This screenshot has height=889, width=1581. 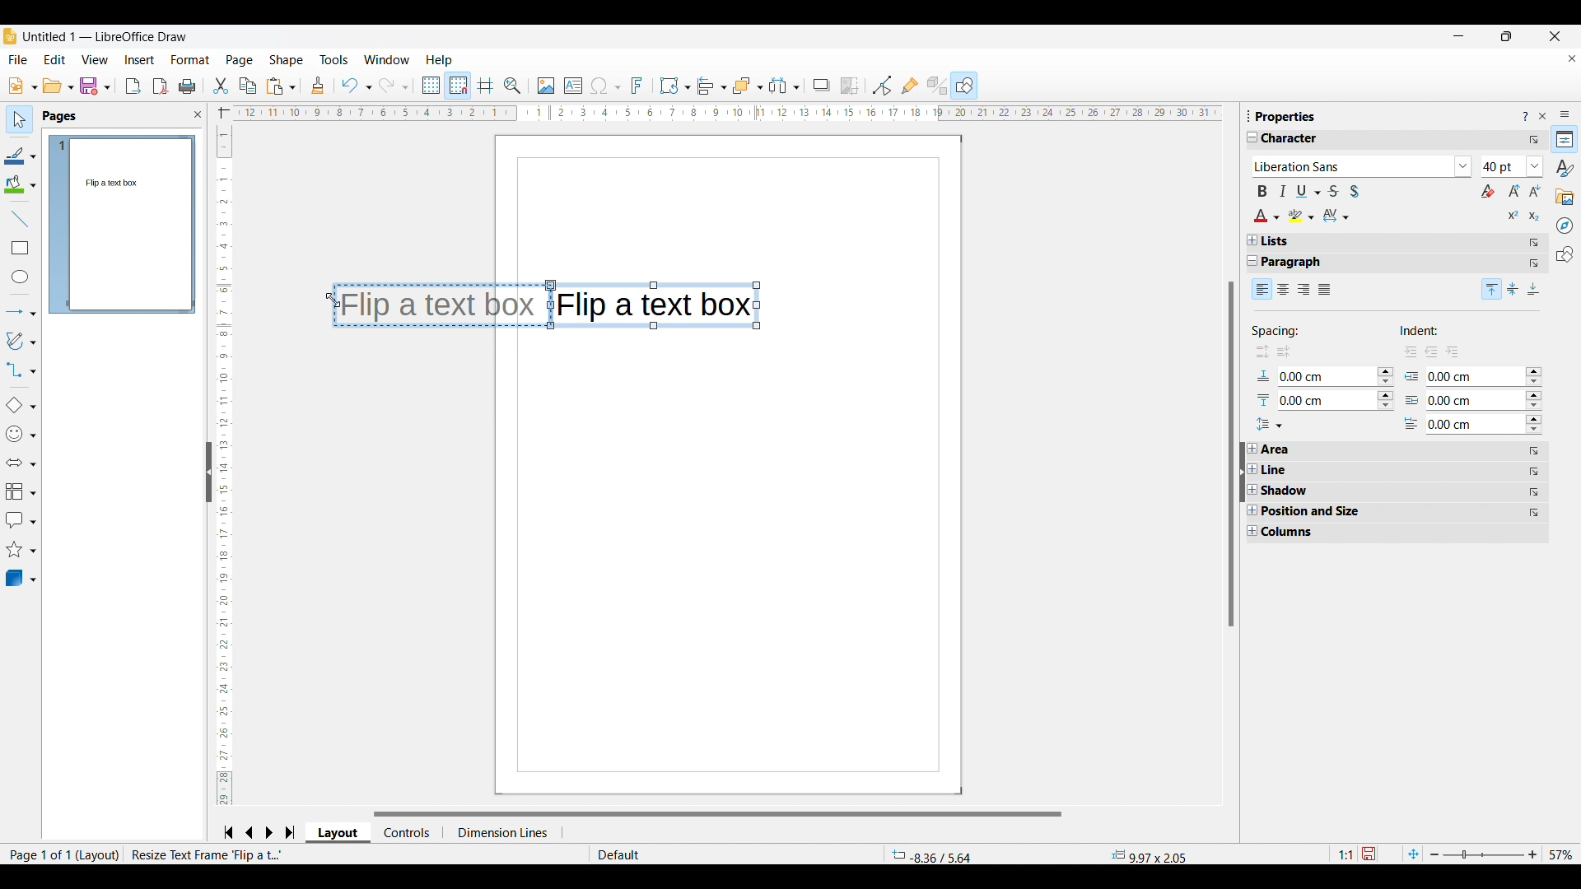 I want to click on Set line spacing options, so click(x=1269, y=425).